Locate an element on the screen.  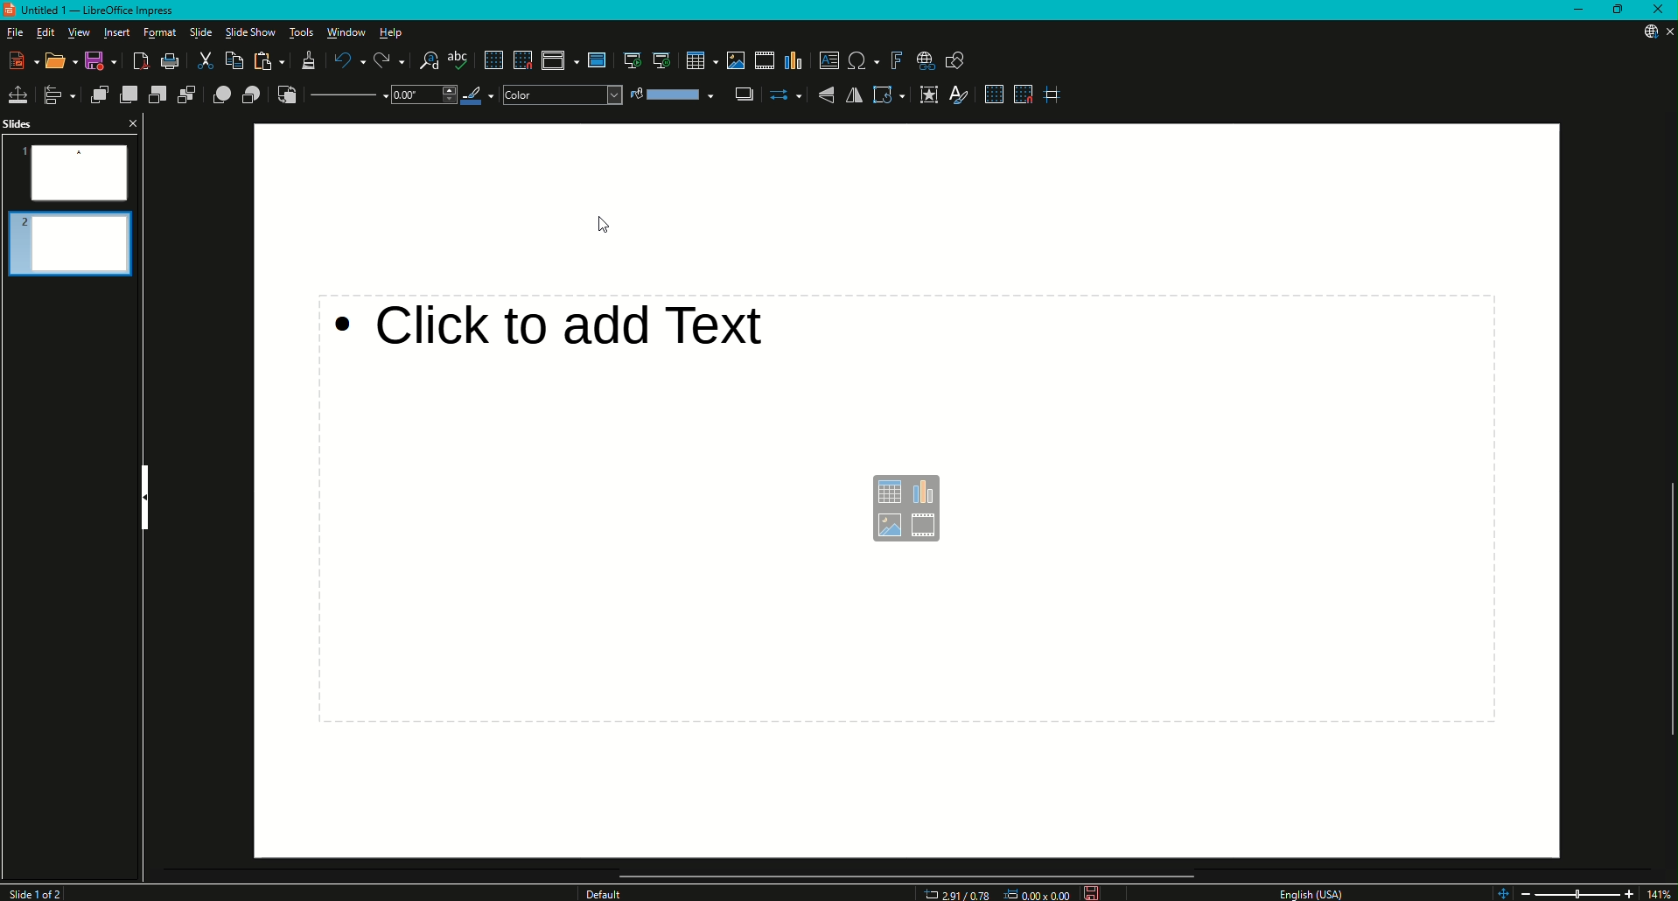
Window is located at coordinates (347, 31).